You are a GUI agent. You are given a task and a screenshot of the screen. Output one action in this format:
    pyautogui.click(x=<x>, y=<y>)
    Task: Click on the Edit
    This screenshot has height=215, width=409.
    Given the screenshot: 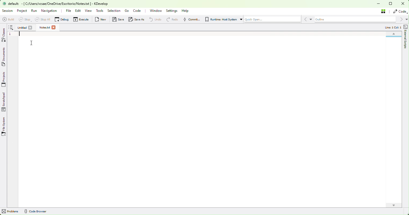 What is the action you would take?
    pyautogui.click(x=78, y=11)
    